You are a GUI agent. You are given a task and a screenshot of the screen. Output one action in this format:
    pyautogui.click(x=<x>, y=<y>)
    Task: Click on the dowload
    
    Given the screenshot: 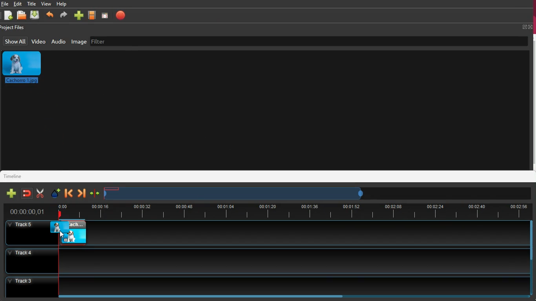 What is the action you would take?
    pyautogui.click(x=36, y=16)
    